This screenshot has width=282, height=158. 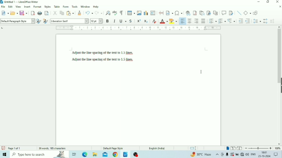 What do you see at coordinates (153, 13) in the screenshot?
I see `Insert Text Box` at bounding box center [153, 13].